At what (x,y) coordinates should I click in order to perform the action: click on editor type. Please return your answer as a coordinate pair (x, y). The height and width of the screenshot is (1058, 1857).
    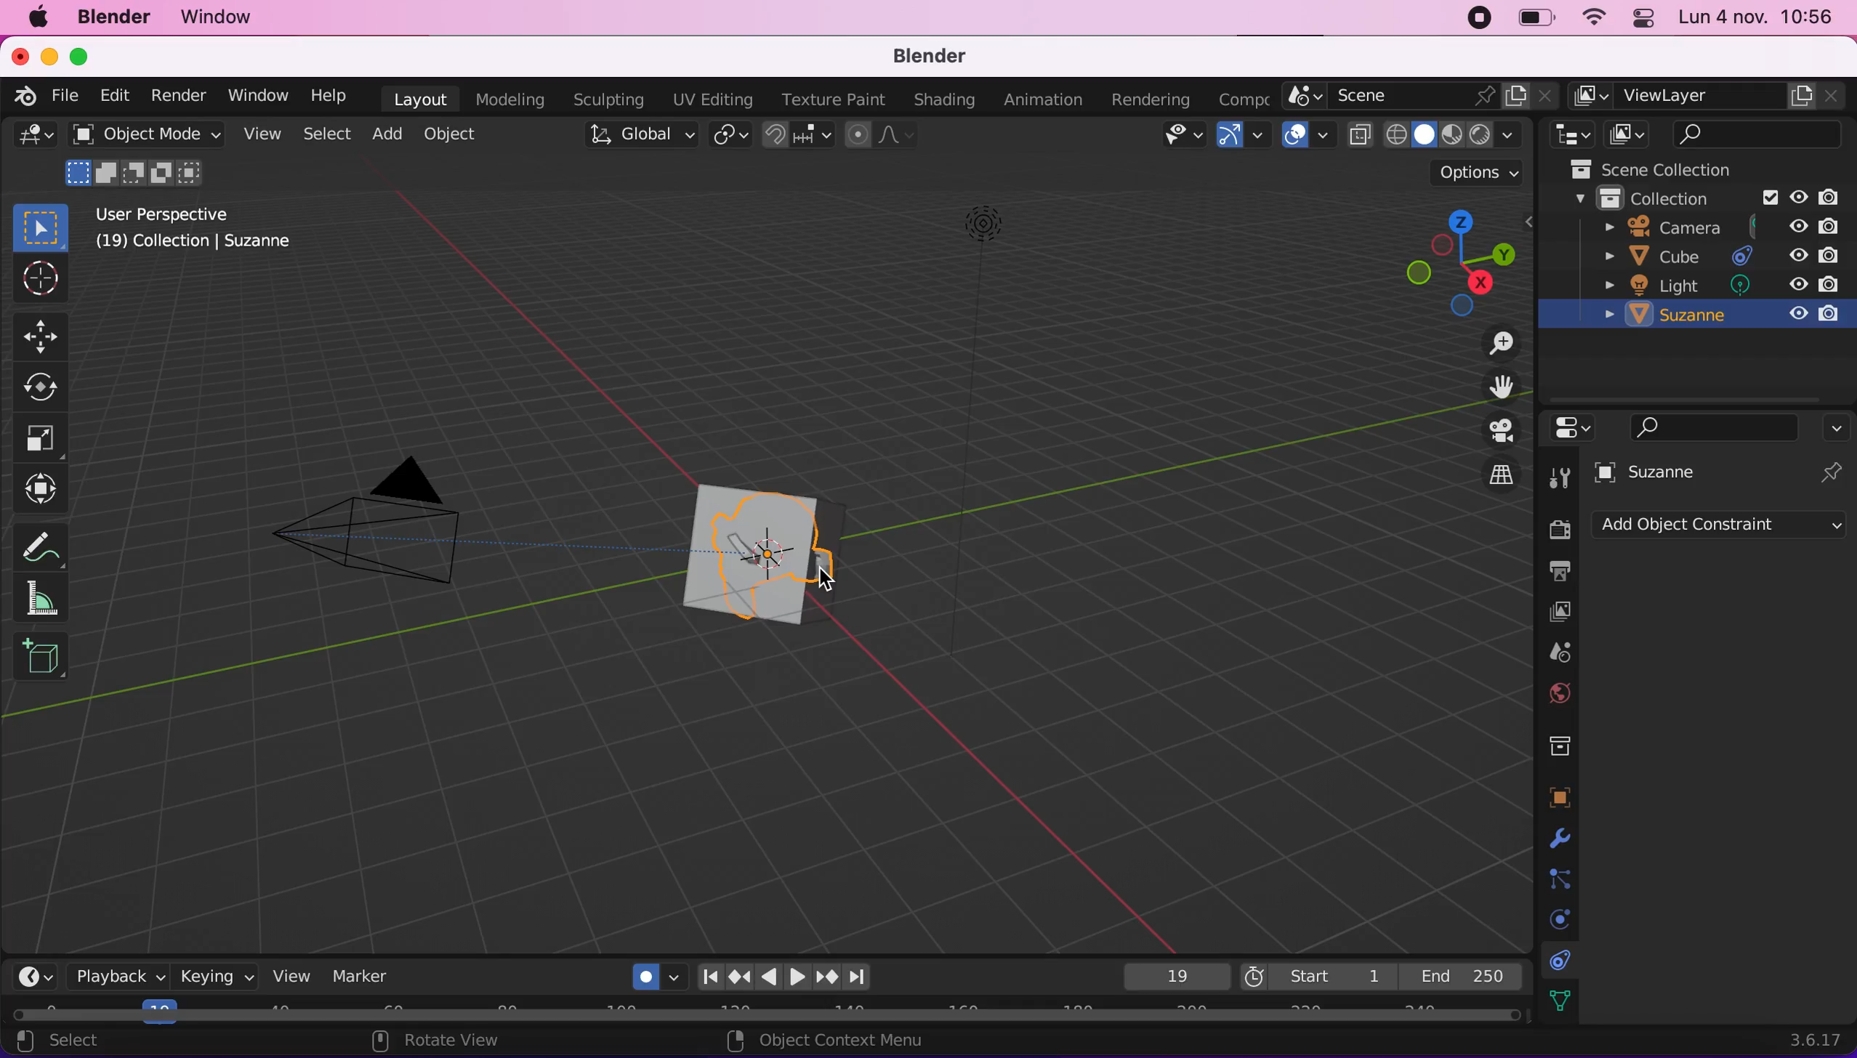
    Looking at the image, I should click on (1574, 429).